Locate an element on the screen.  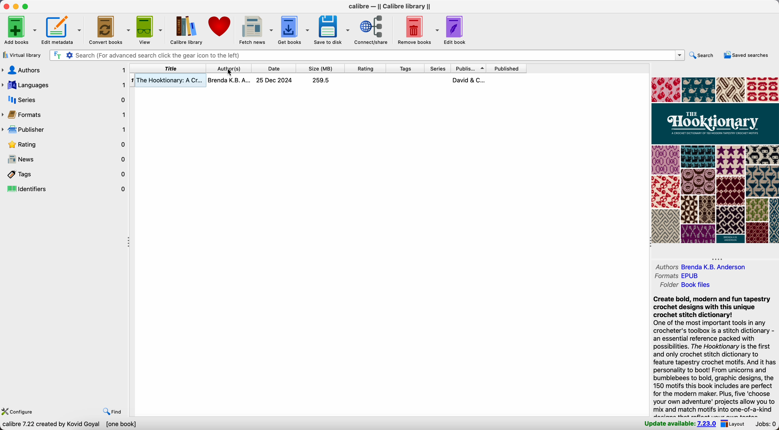
tags is located at coordinates (406, 69).